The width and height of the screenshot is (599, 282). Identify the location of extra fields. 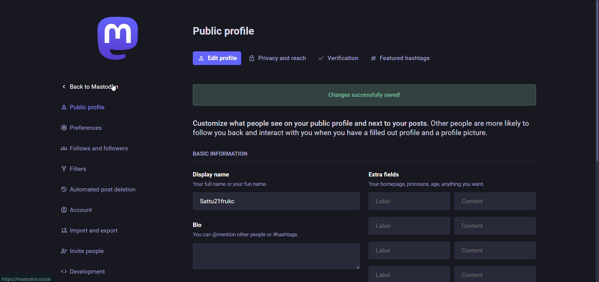
(386, 173).